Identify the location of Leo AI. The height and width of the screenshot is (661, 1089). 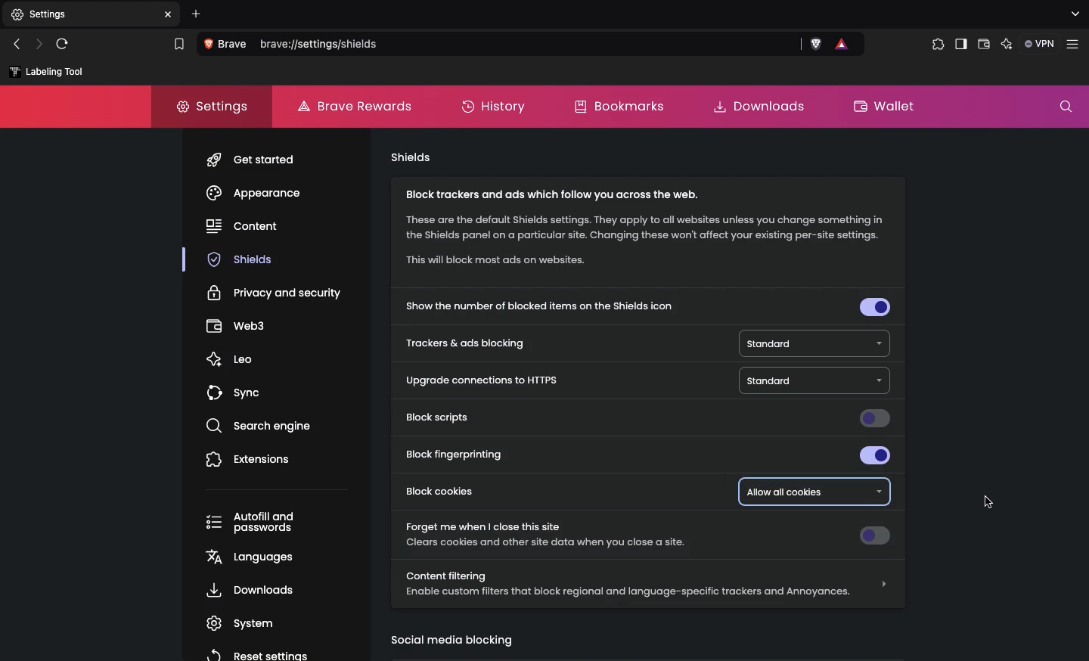
(1007, 45).